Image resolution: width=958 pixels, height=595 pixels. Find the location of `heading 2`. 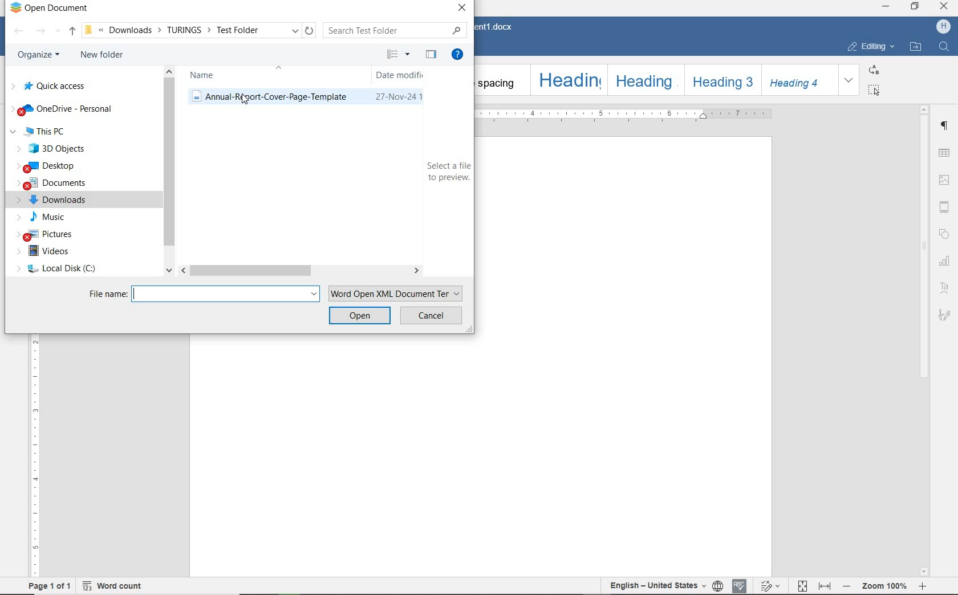

heading 2 is located at coordinates (644, 79).